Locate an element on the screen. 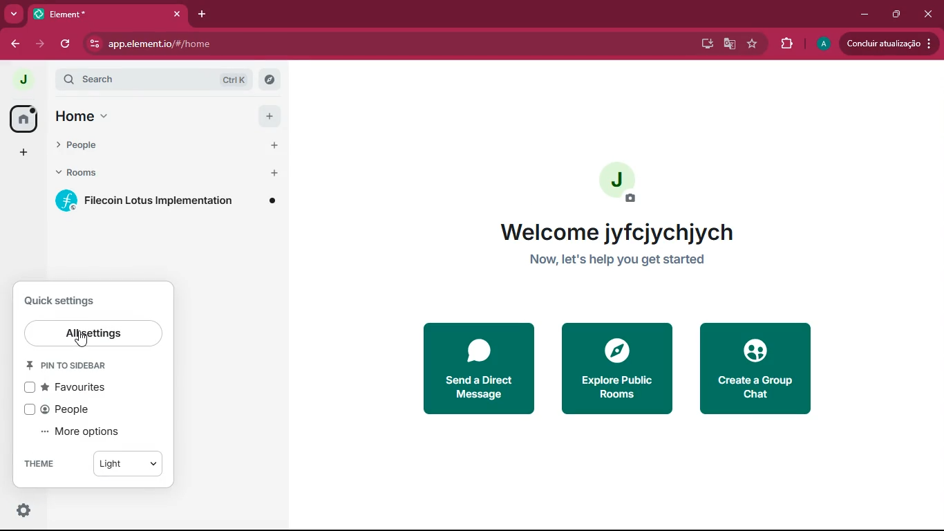 The width and height of the screenshot is (944, 531). close tab is located at coordinates (177, 15).